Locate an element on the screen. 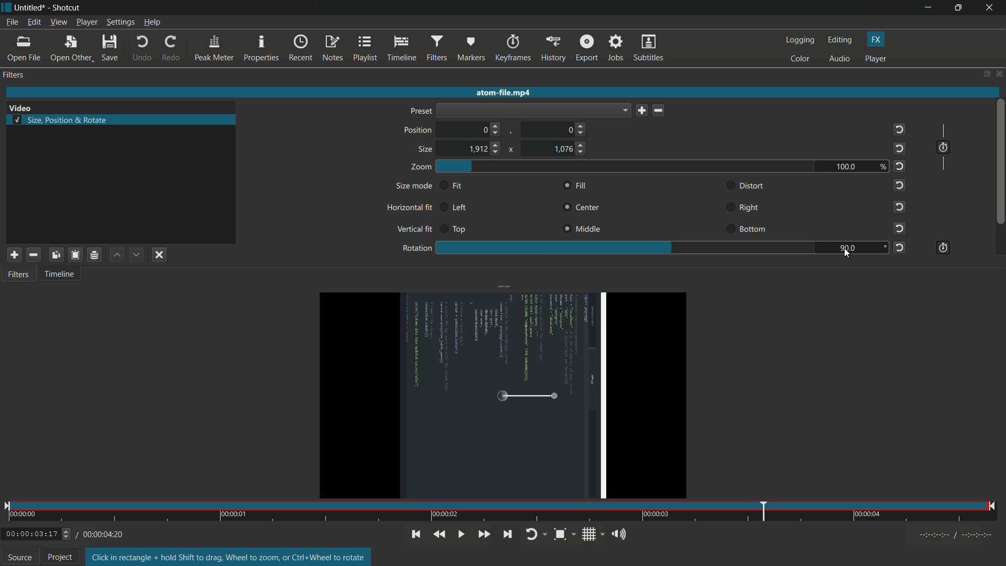  quickly play backward is located at coordinates (441, 535).